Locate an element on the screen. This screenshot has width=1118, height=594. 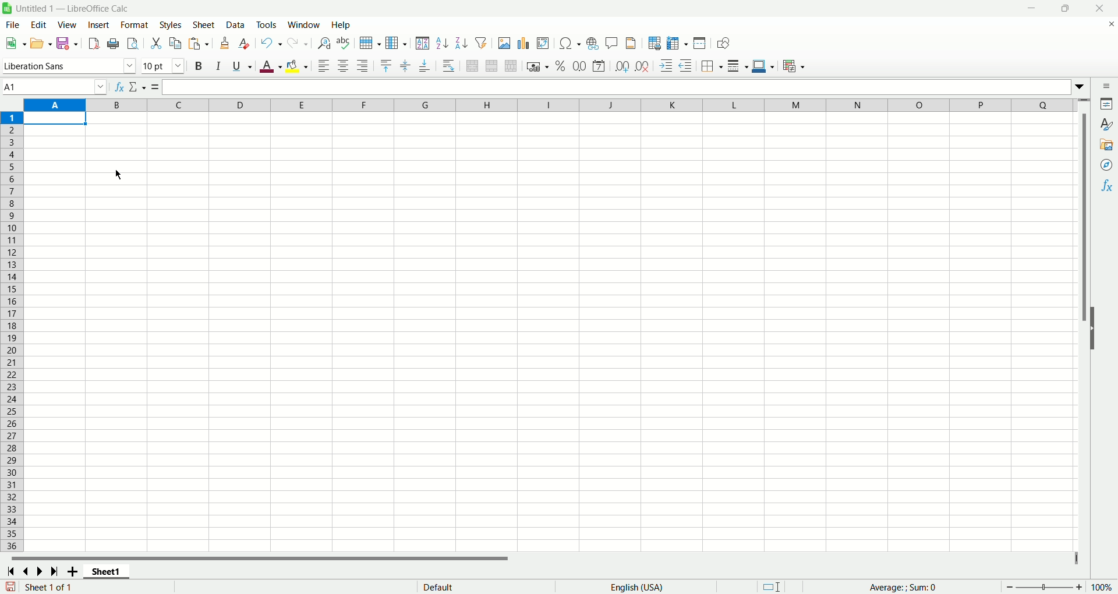
cursor is located at coordinates (117, 176).